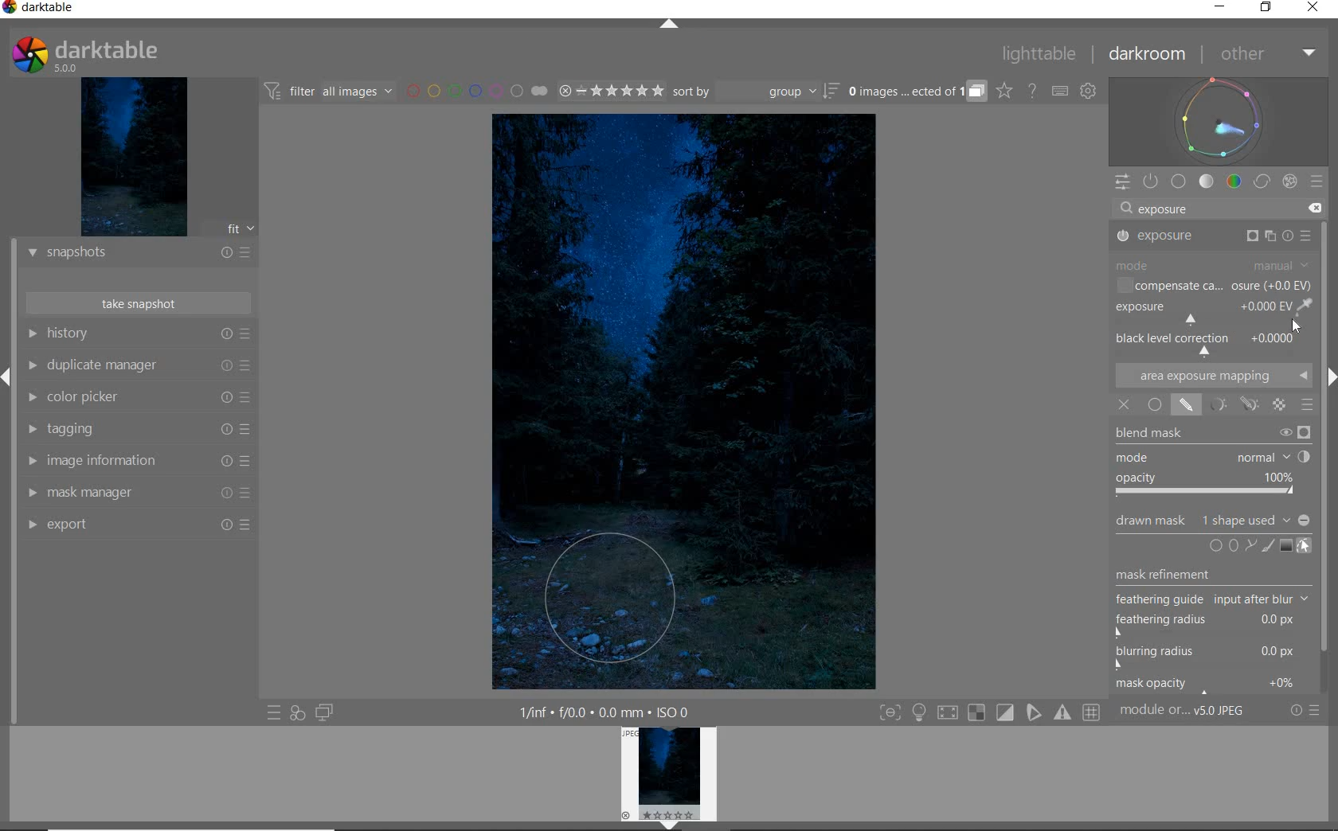  Describe the element at coordinates (140, 305) in the screenshot. I see `TAKE SNAPSHOT` at that location.